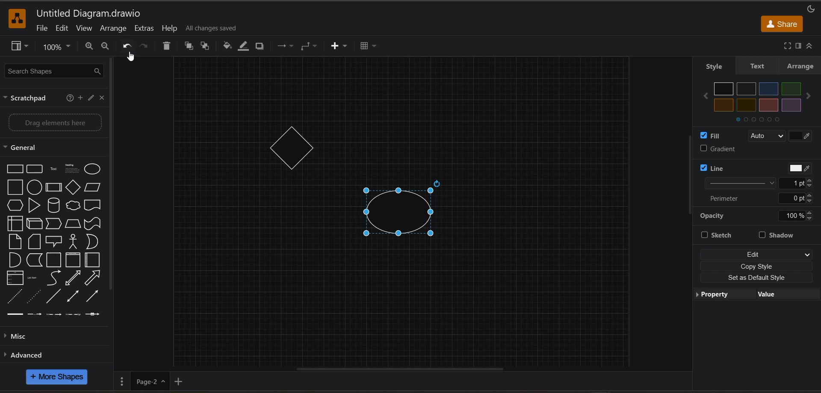  What do you see at coordinates (759, 279) in the screenshot?
I see `set as default style` at bounding box center [759, 279].